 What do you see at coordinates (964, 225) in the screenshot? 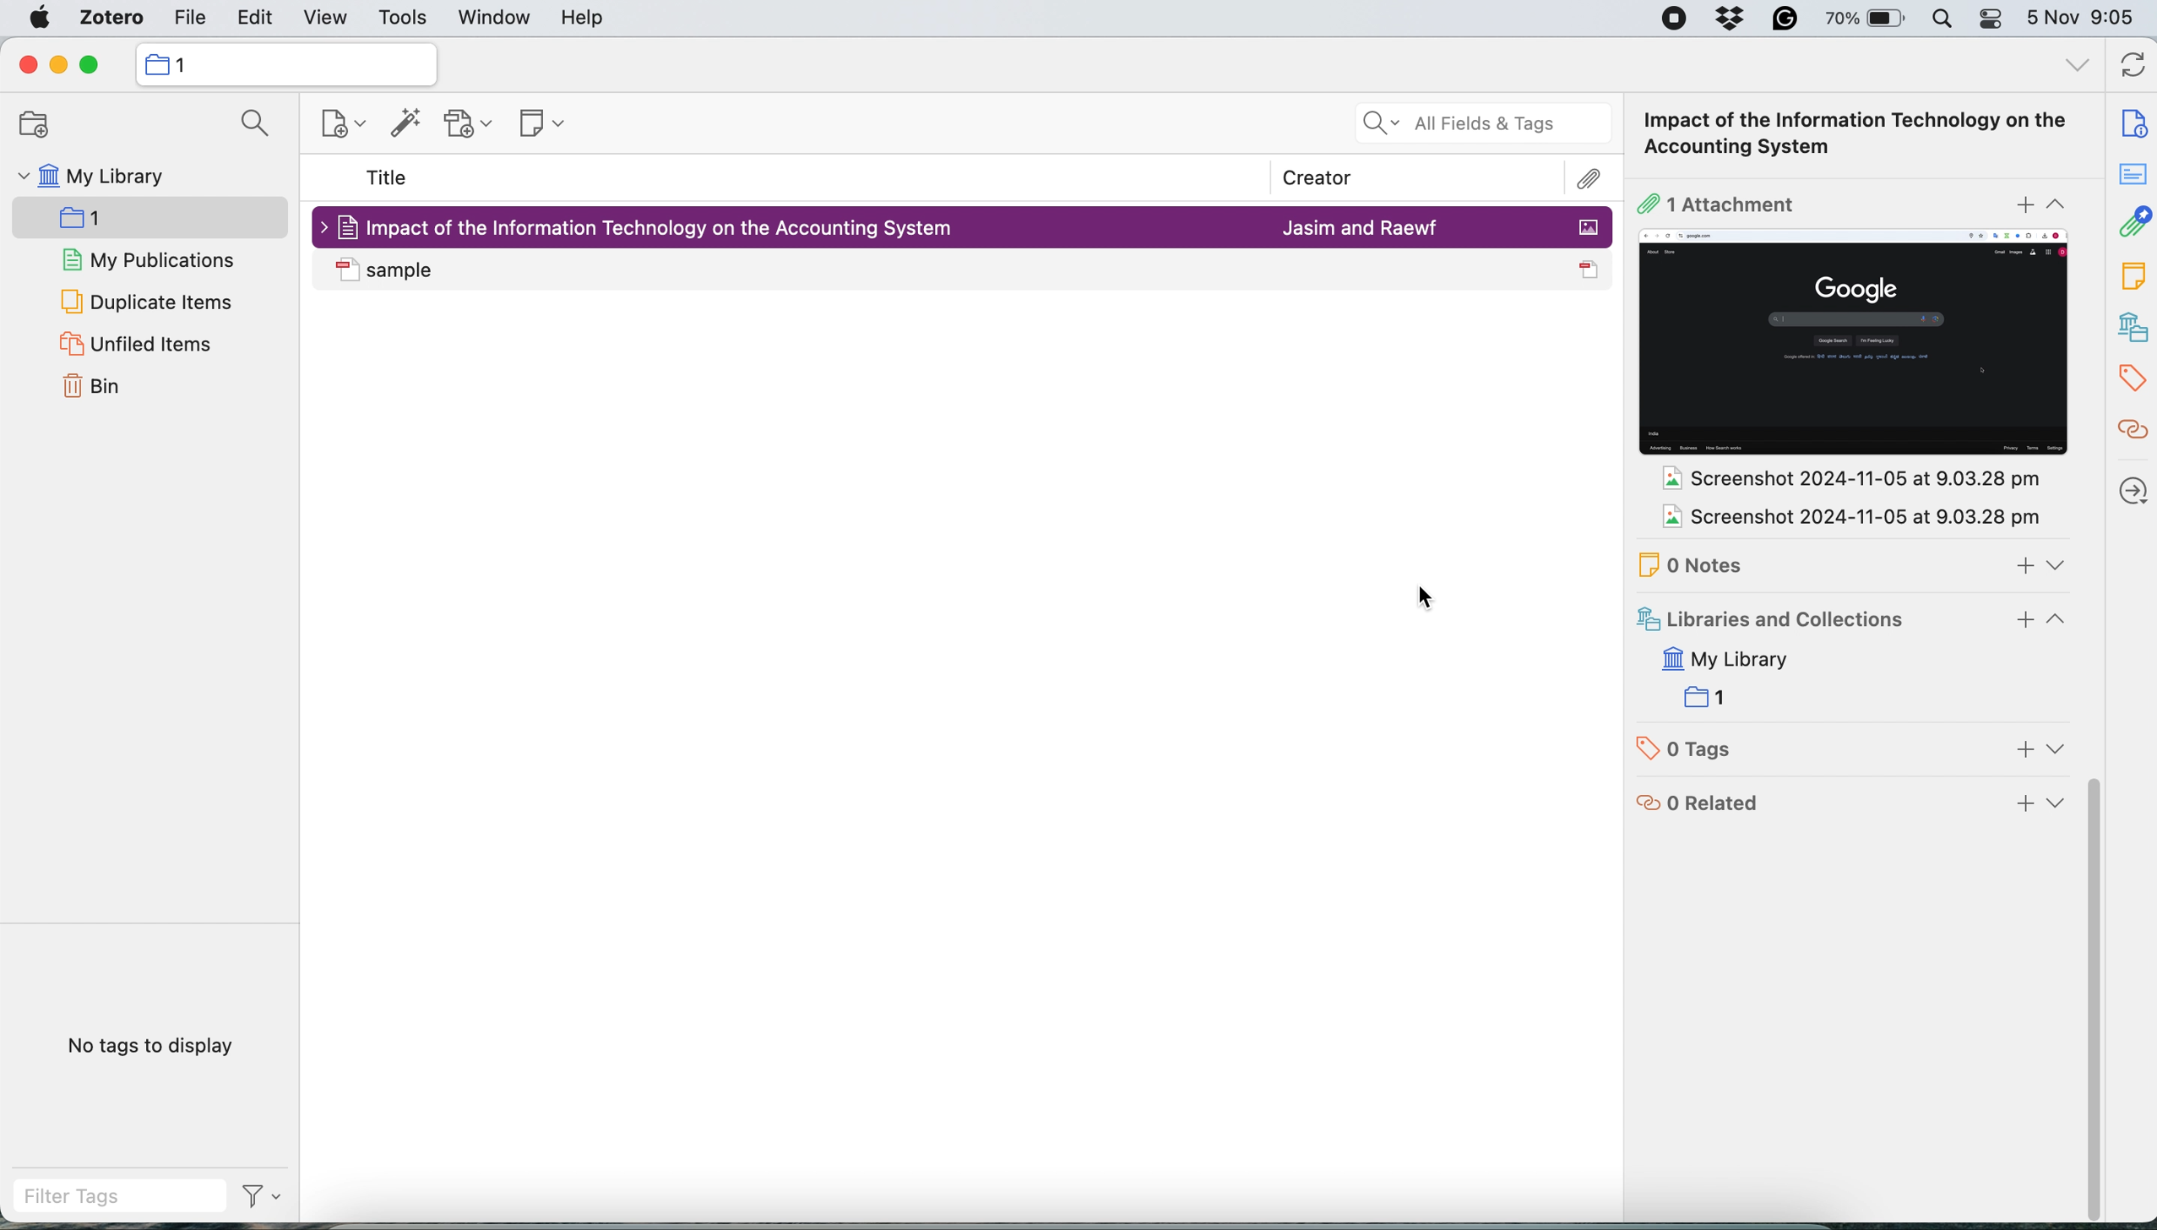
I see `Impact of the Information Technology on the Accounting System  Jasim and Raewf` at bounding box center [964, 225].